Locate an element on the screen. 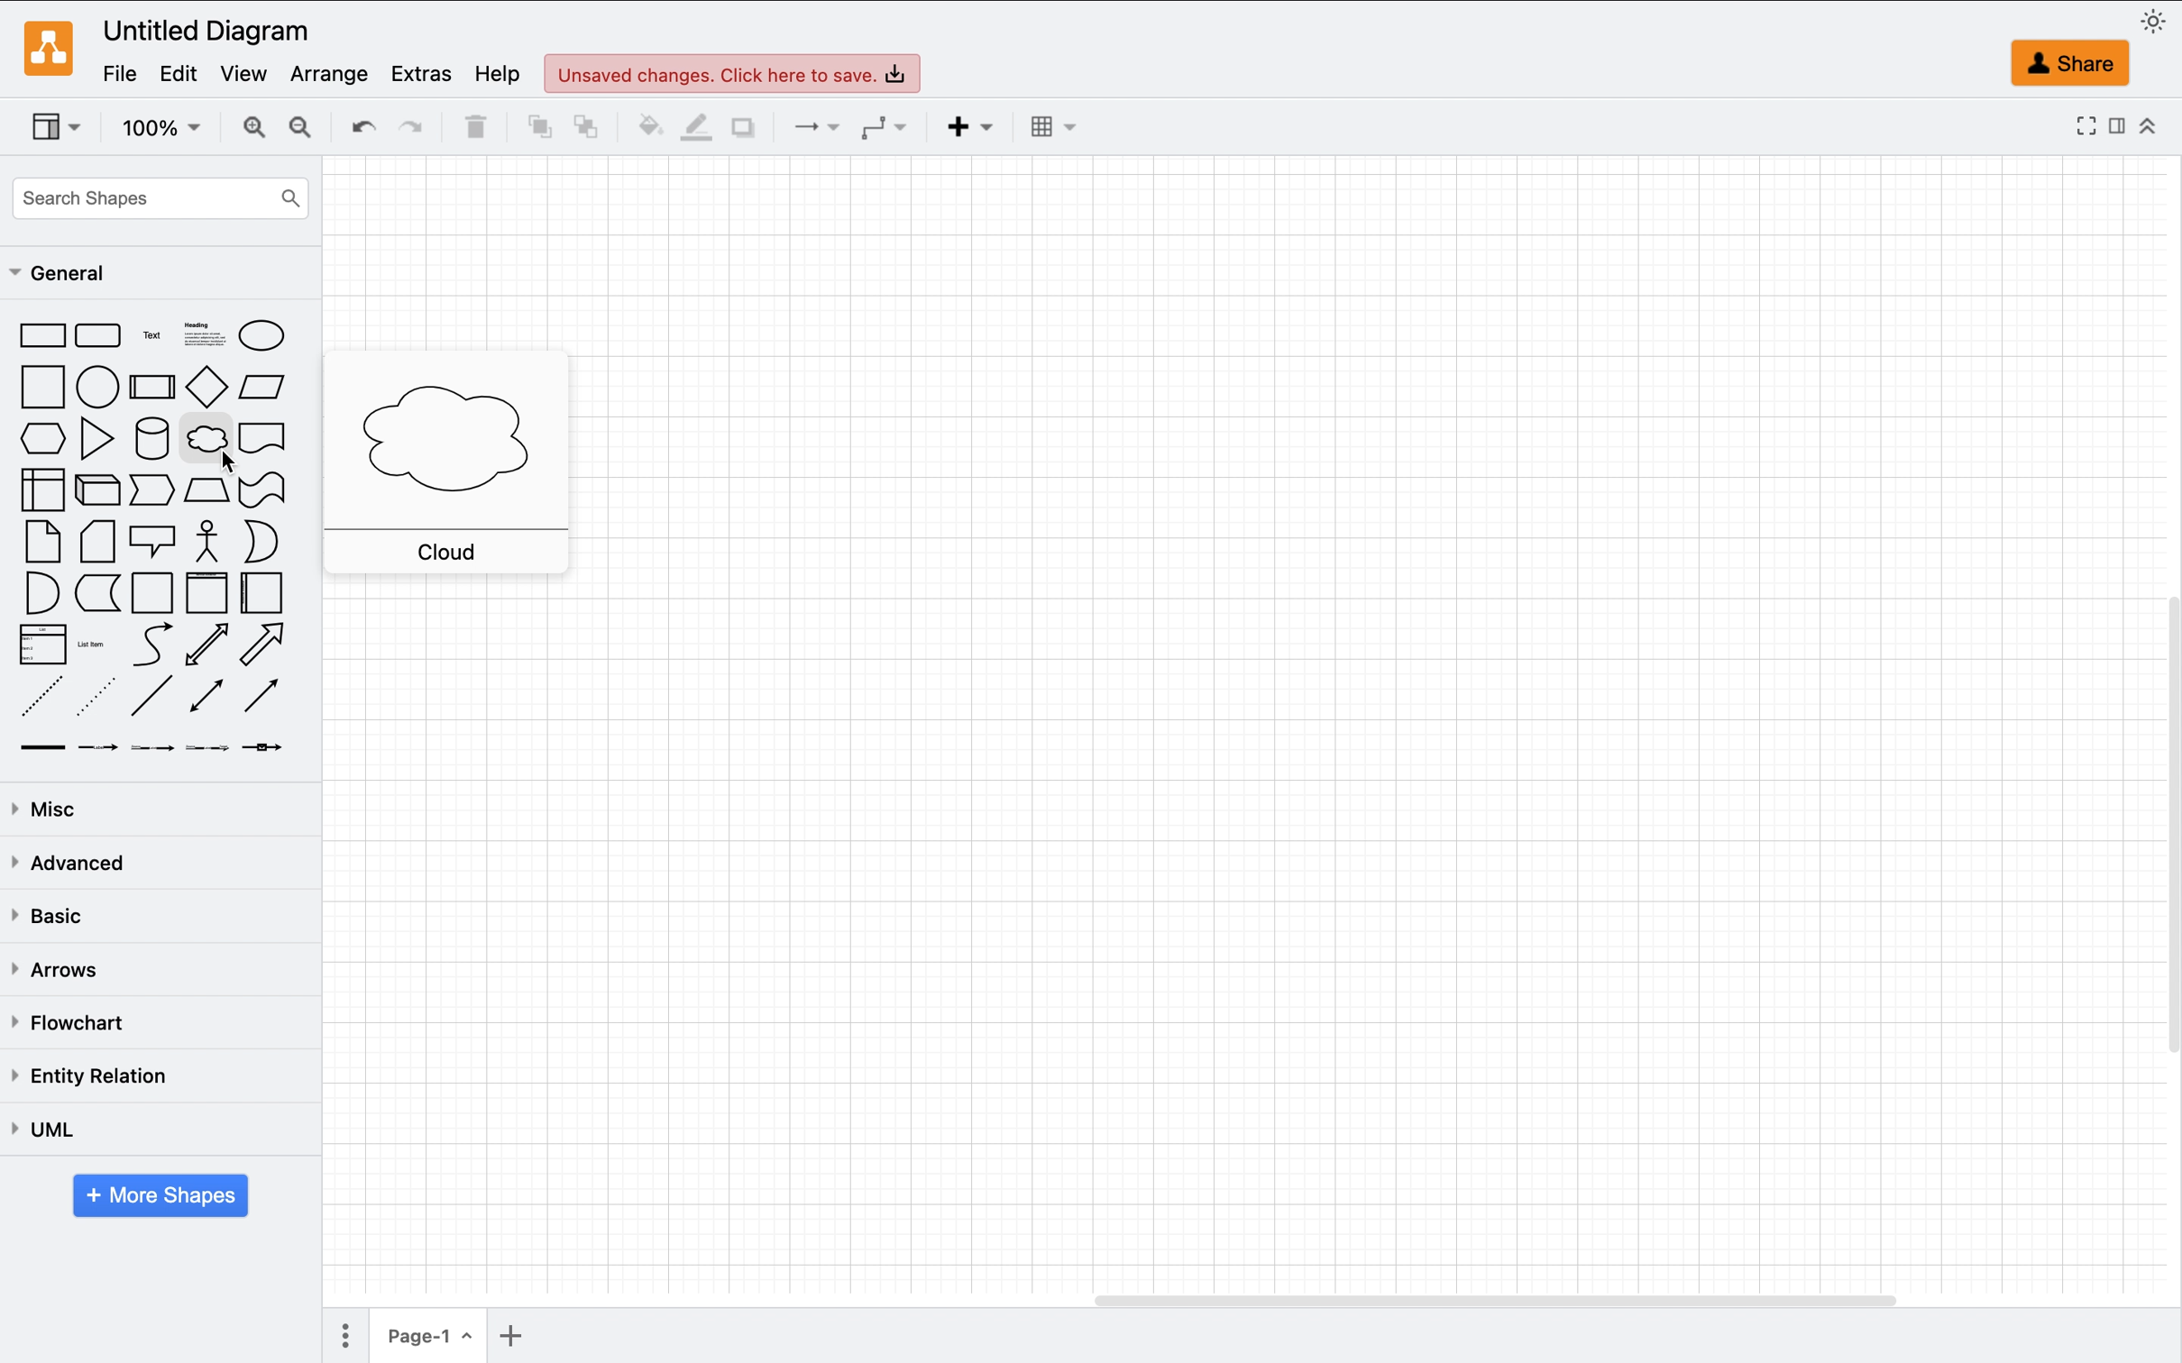 The height and width of the screenshot is (1363, 2182). vertical page scroll bar is located at coordinates (2156, 823).